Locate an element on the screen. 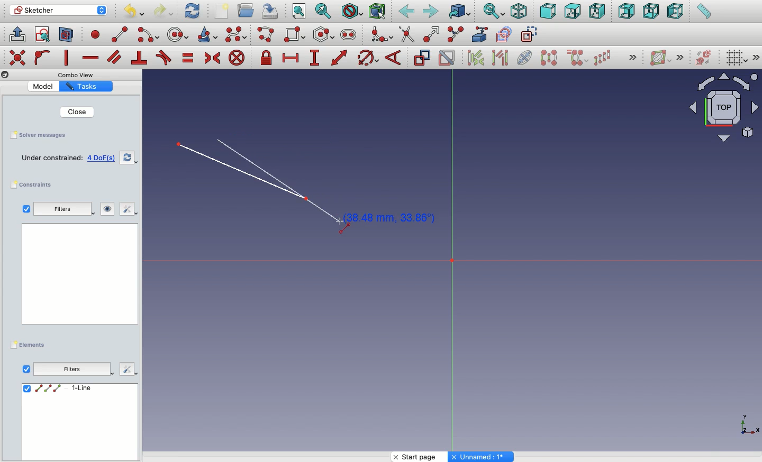 The image size is (762, 462). Left is located at coordinates (676, 12).